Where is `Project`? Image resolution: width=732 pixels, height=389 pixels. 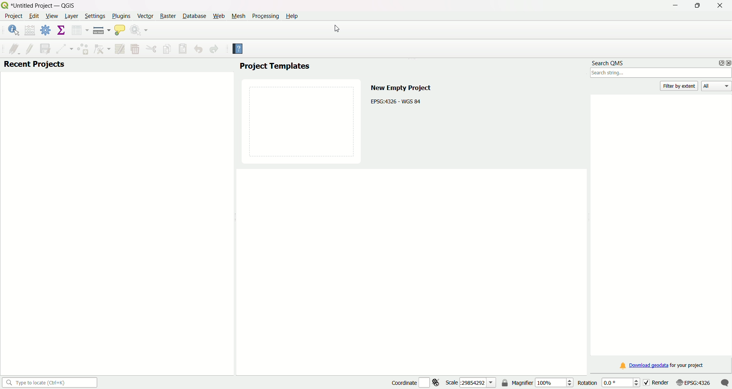
Project is located at coordinates (13, 17).